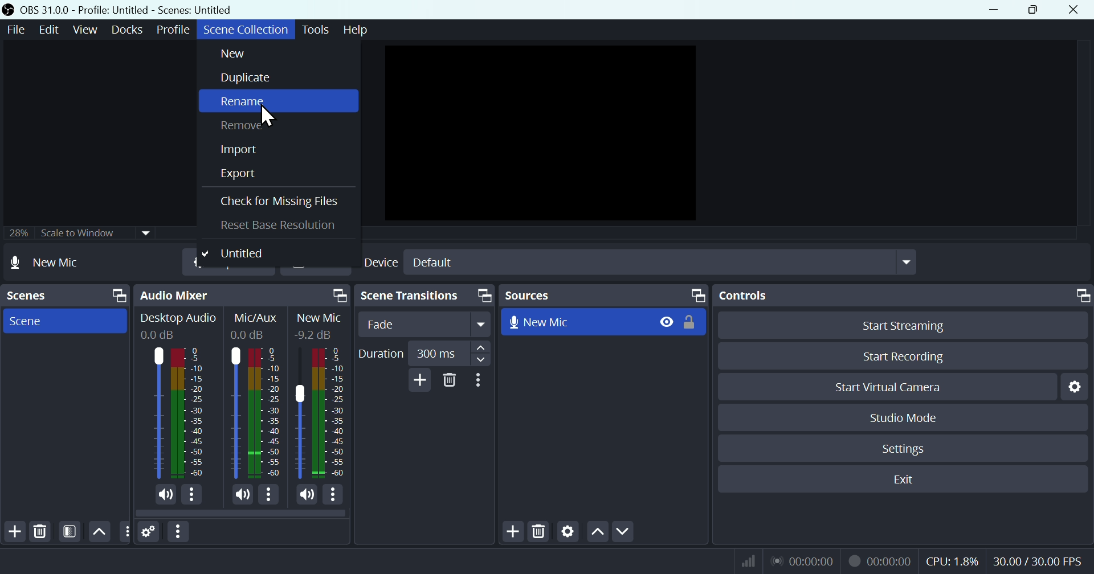 This screenshot has height=574, width=1094. I want to click on Start recording, so click(909, 355).